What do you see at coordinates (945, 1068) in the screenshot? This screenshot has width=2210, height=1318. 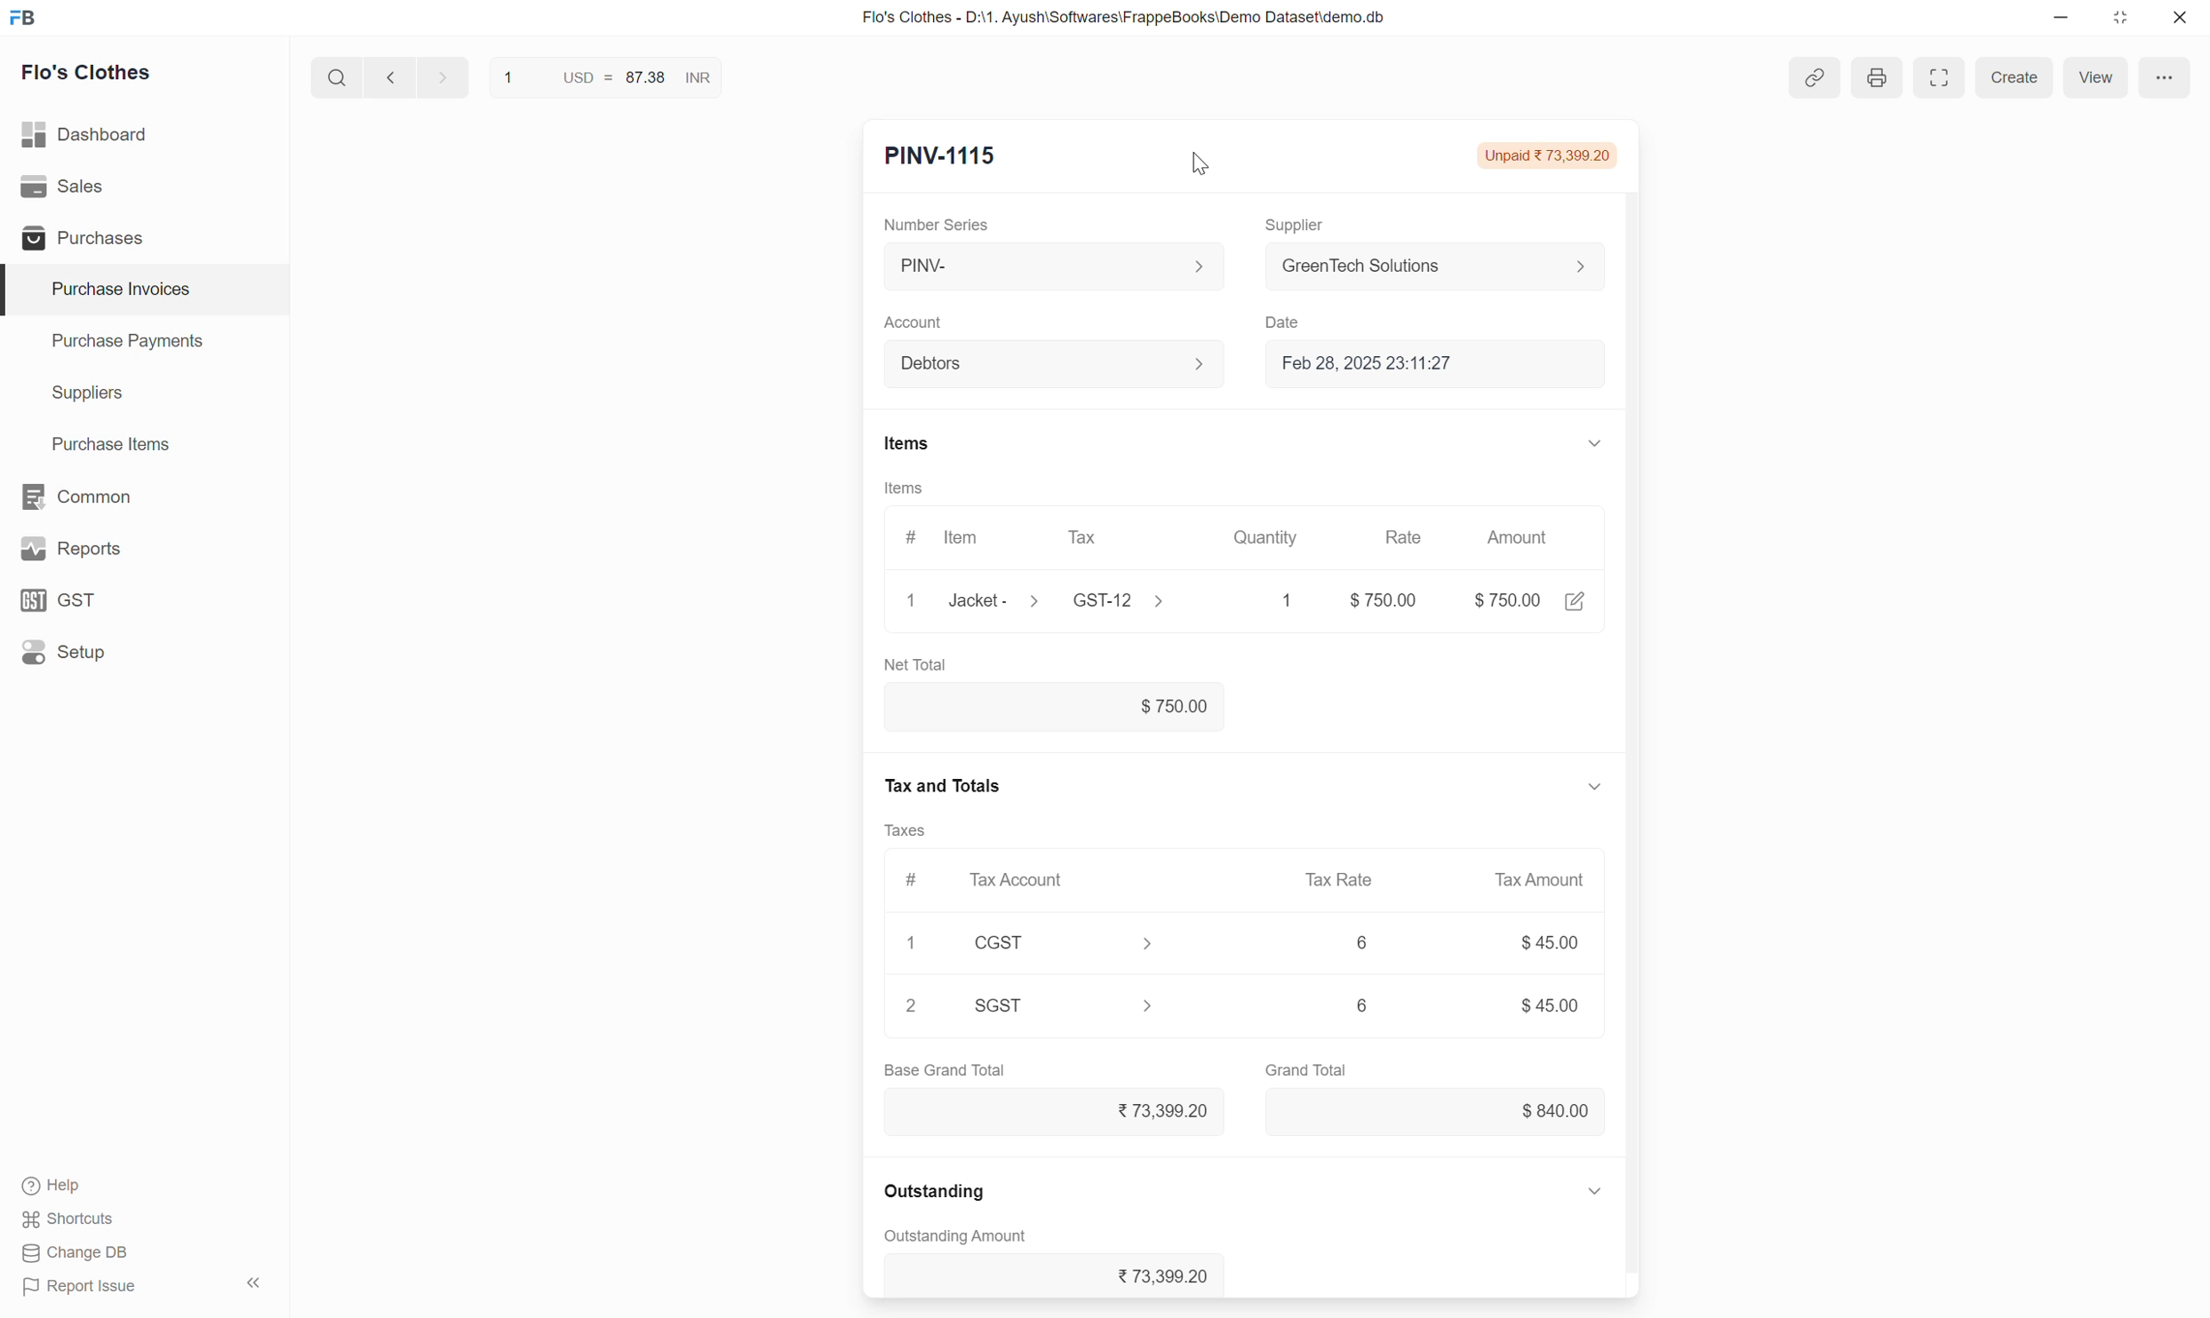 I see `Base Grand Total` at bounding box center [945, 1068].